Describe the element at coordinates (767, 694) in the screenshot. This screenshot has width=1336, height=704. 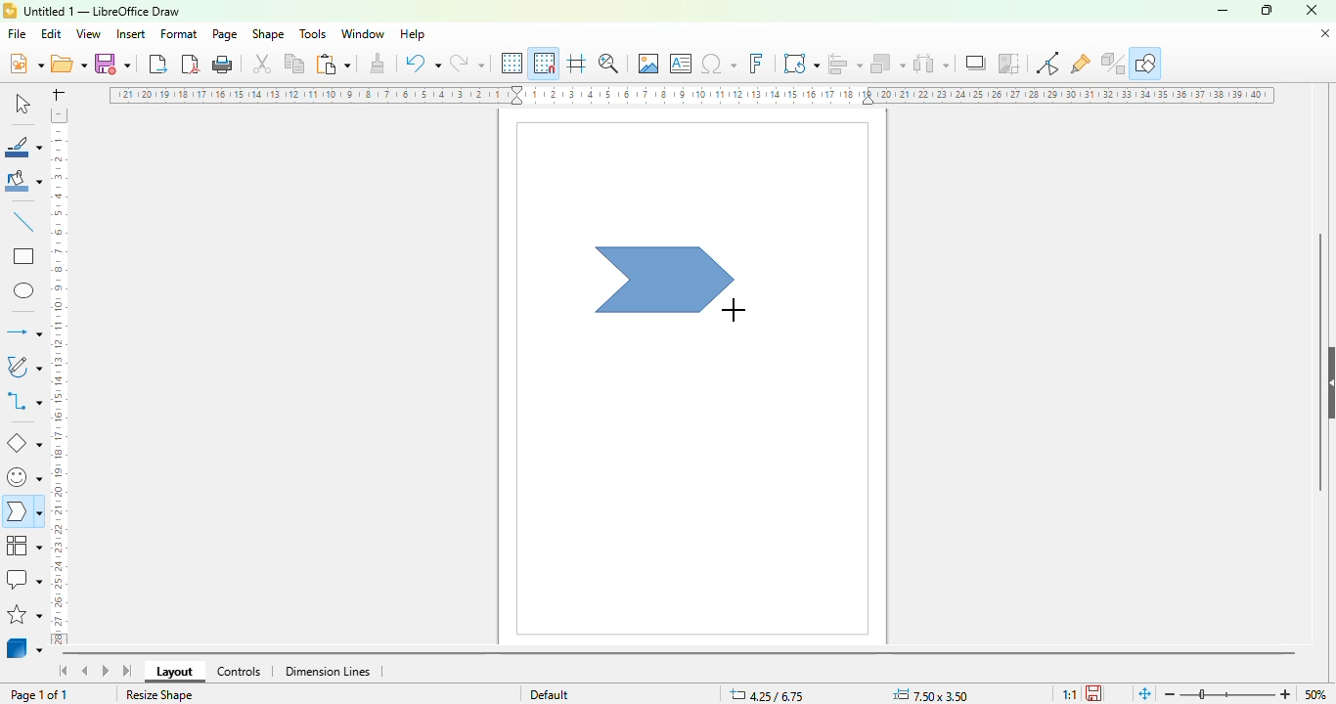
I see `change in X&Y coordinates` at that location.